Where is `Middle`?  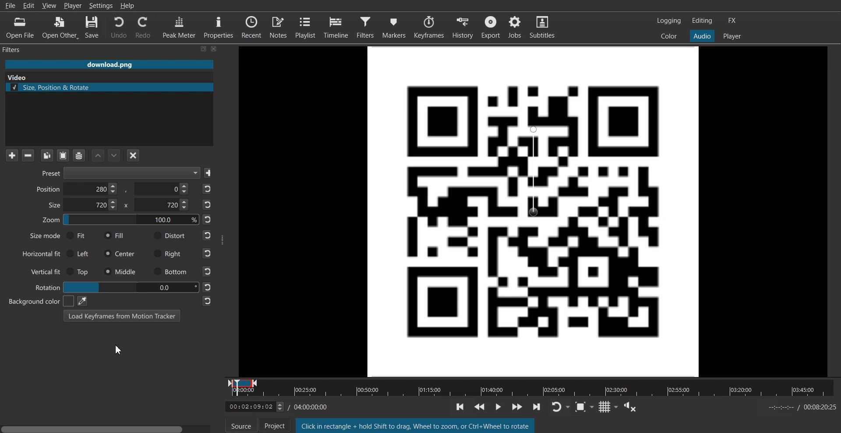 Middle is located at coordinates (120, 271).